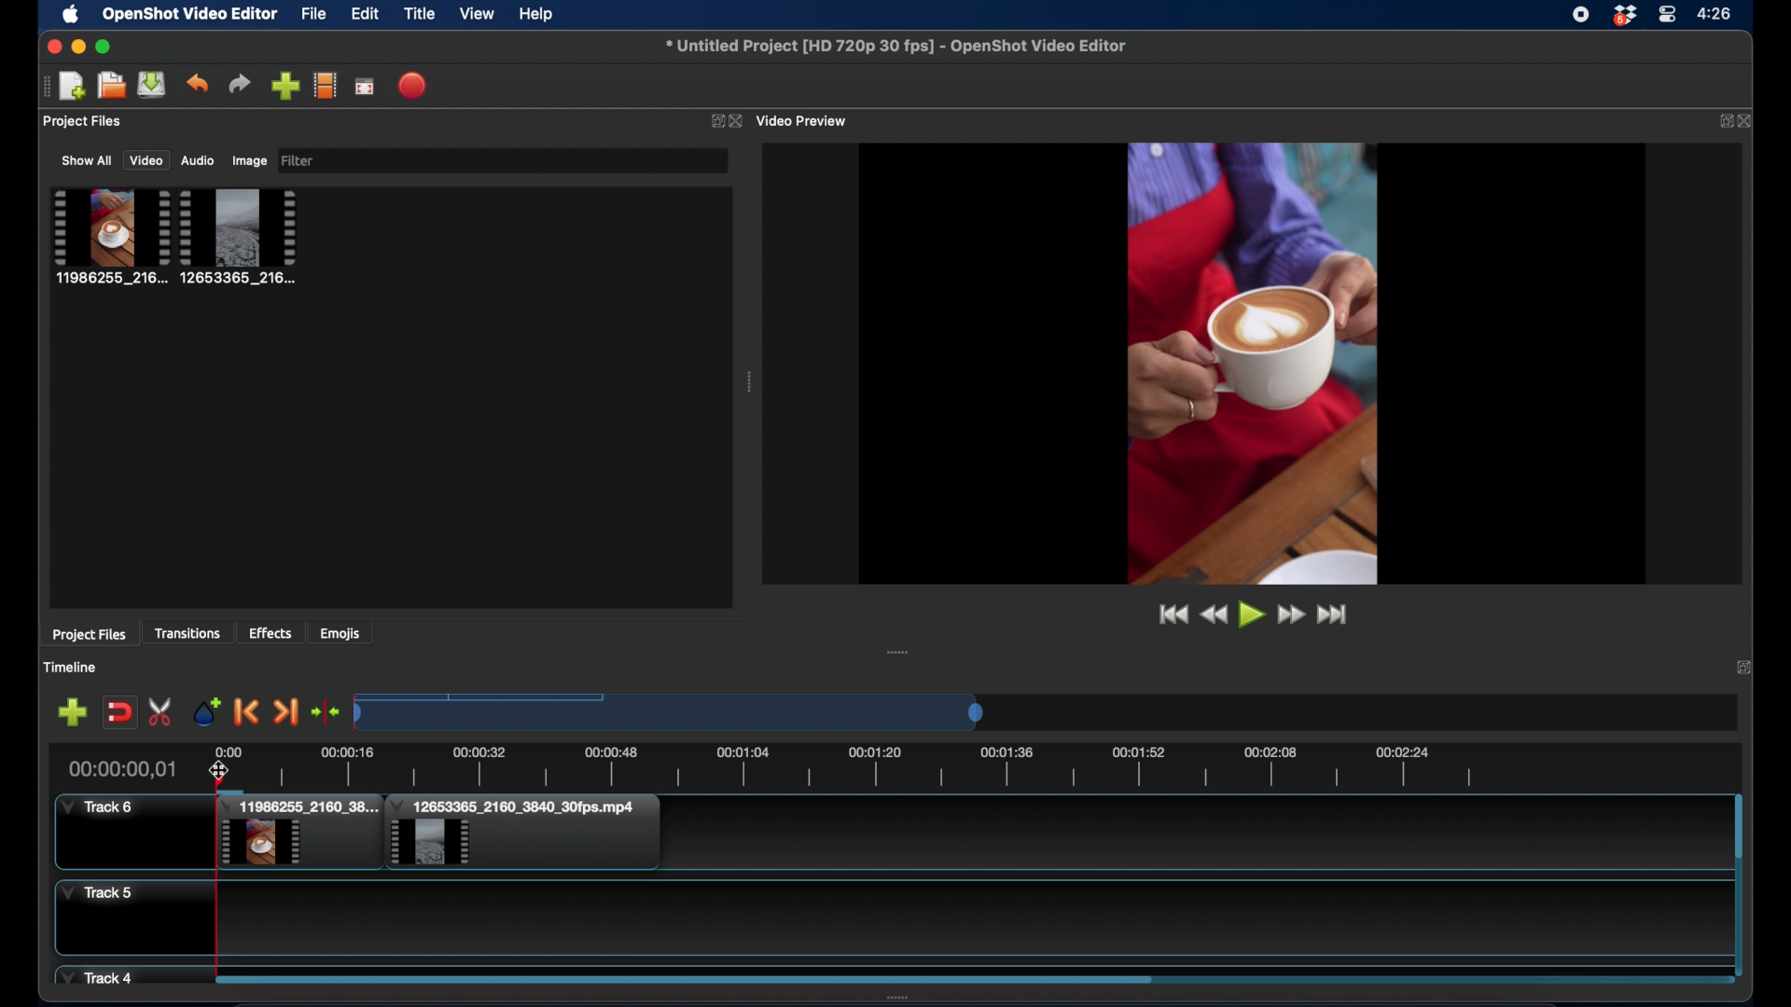  I want to click on emojis, so click(340, 633).